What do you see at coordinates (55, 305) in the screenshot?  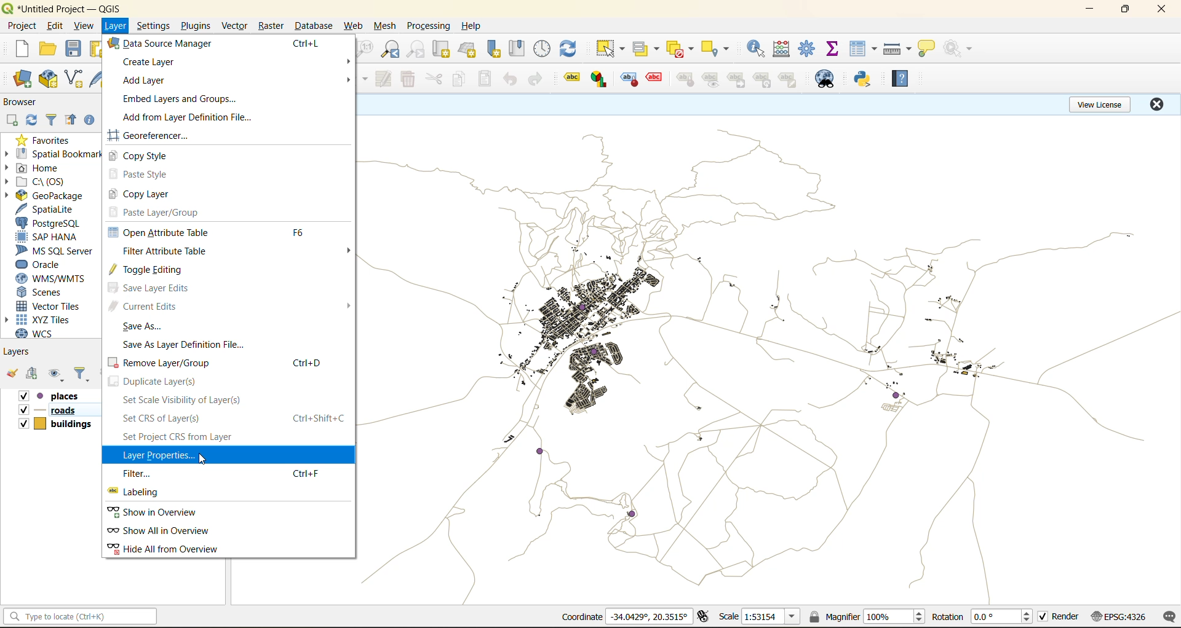 I see `vector tiles` at bounding box center [55, 305].